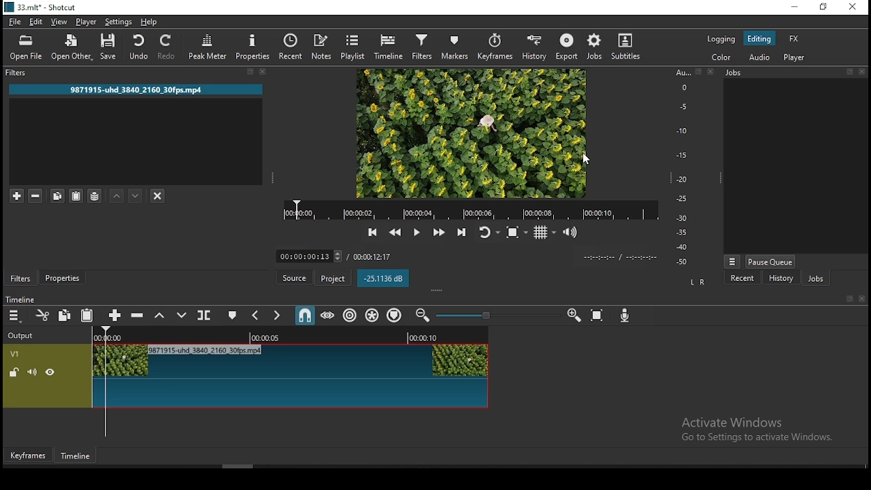 The width and height of the screenshot is (871, 490). Describe the element at coordinates (623, 316) in the screenshot. I see `record audio` at that location.